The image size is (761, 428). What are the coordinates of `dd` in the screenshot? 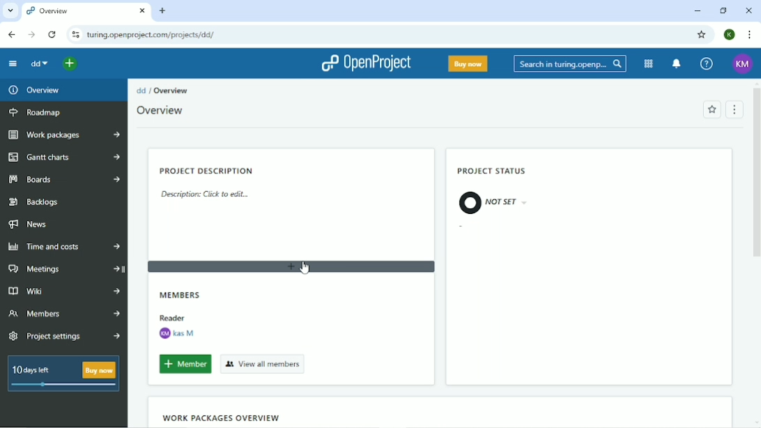 It's located at (38, 64).